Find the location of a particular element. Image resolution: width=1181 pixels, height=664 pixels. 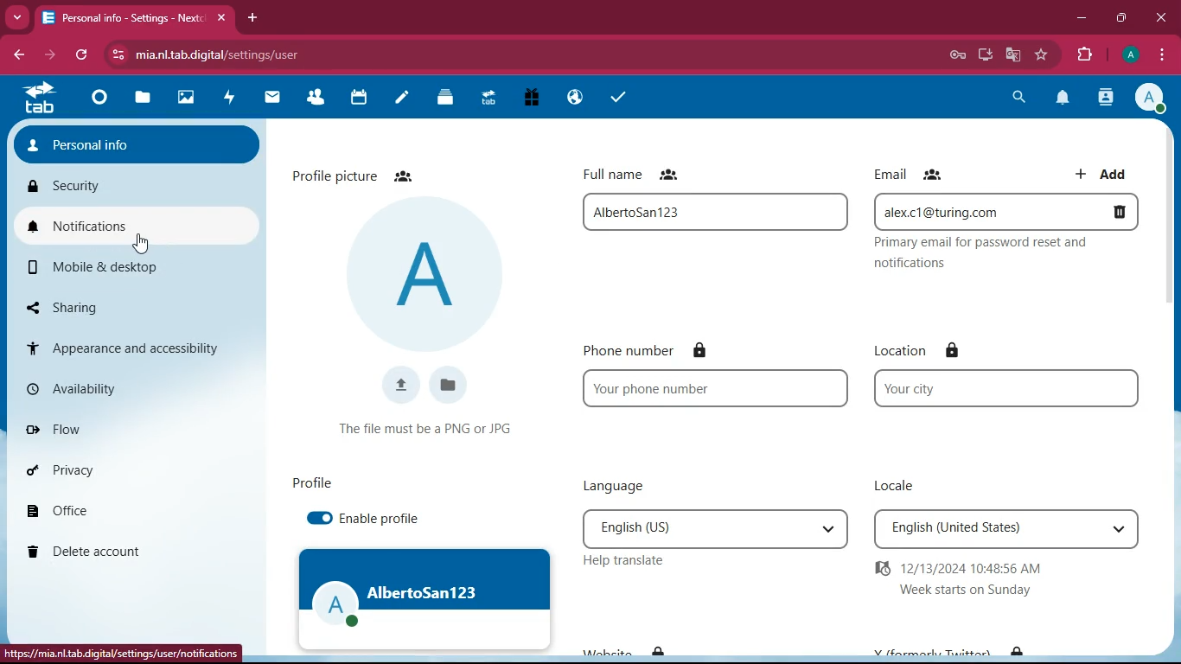

Lock is located at coordinates (709, 349).